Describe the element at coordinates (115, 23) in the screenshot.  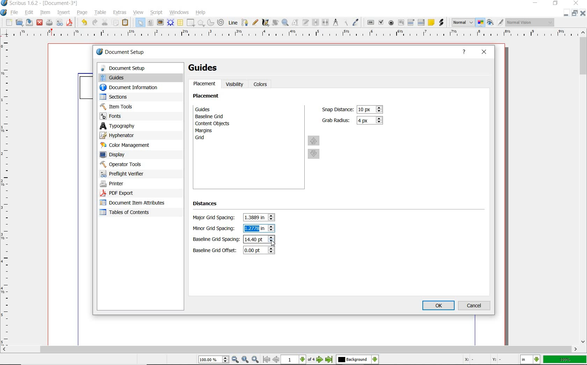
I see `copy` at that location.